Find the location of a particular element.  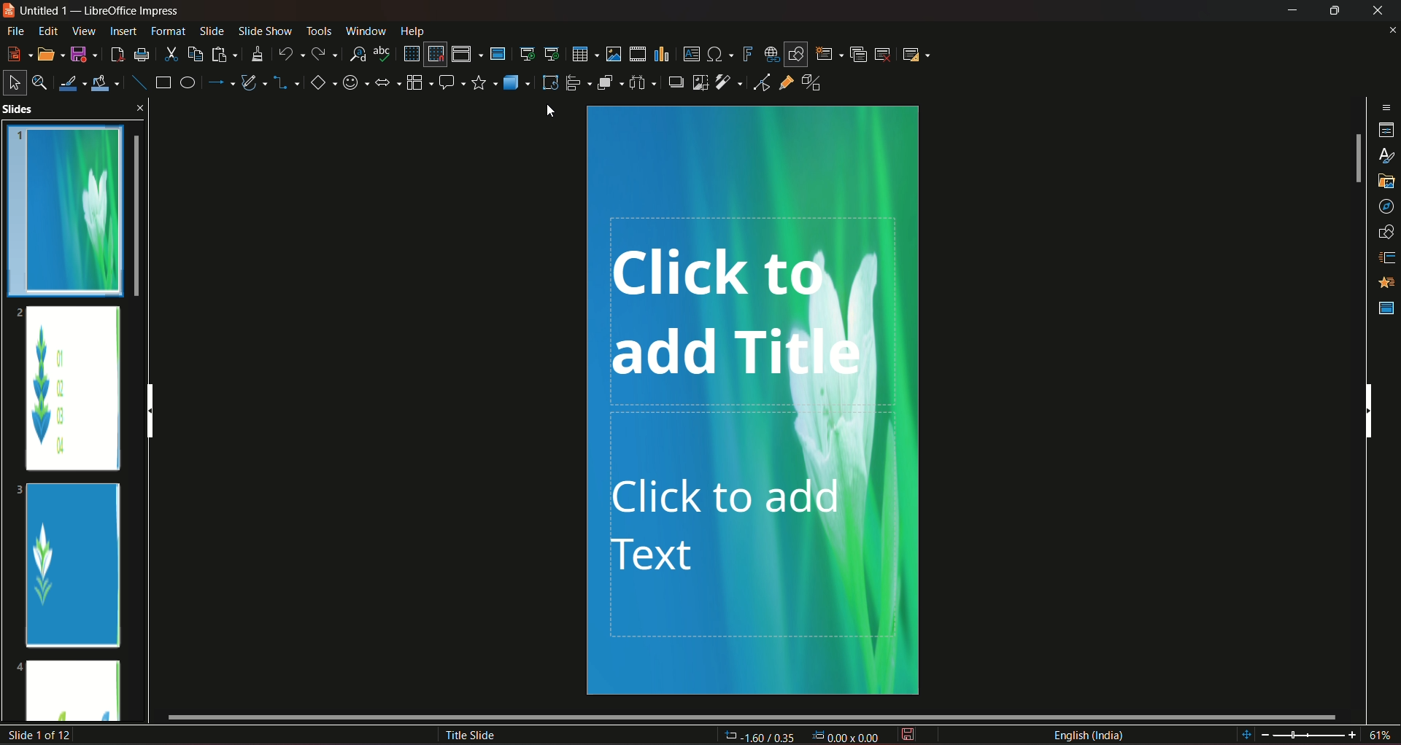

close is located at coordinates (1378, 11).